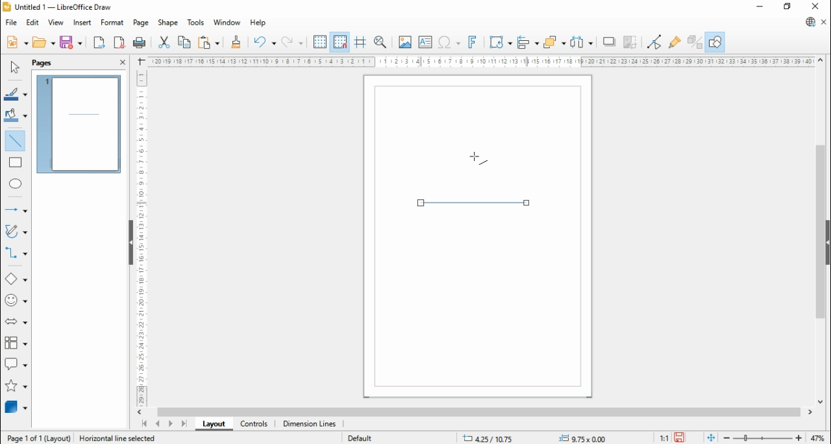 This screenshot has height=444, width=831. What do you see at coordinates (16, 301) in the screenshot?
I see `symbol shapes` at bounding box center [16, 301].